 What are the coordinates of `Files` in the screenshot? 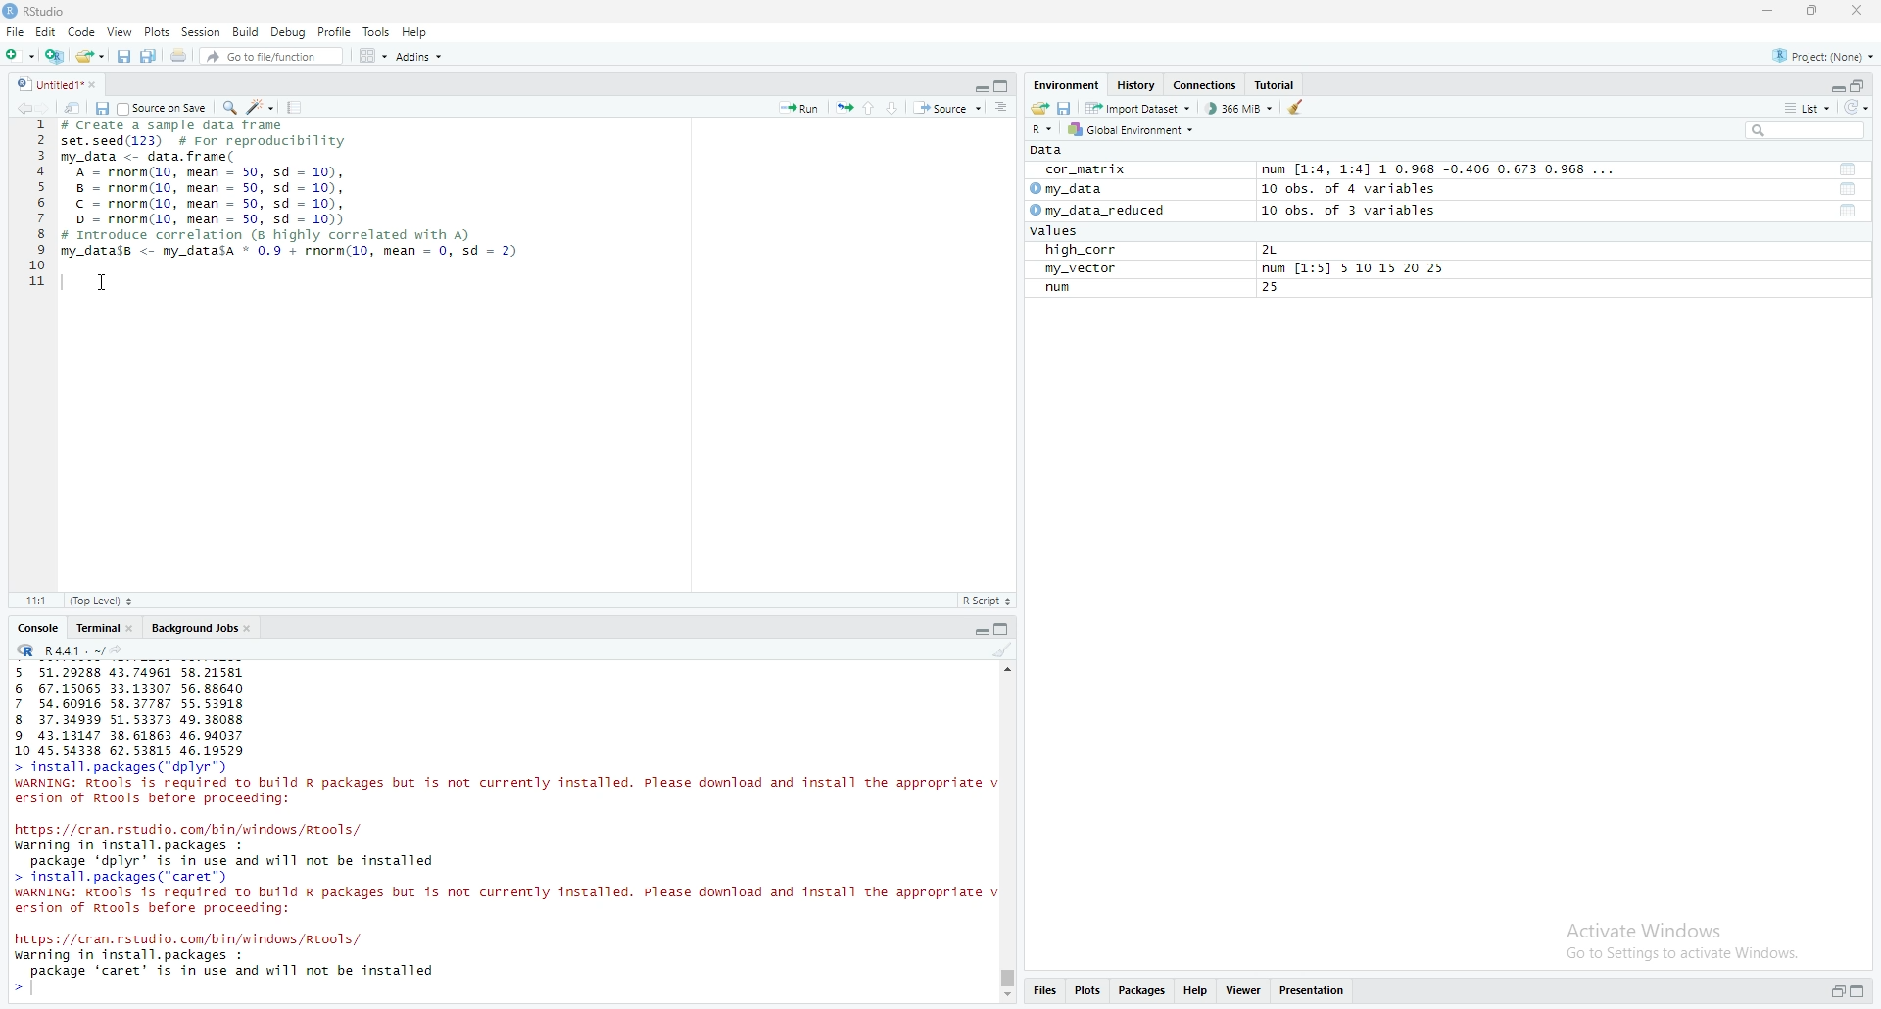 It's located at (1044, 990).